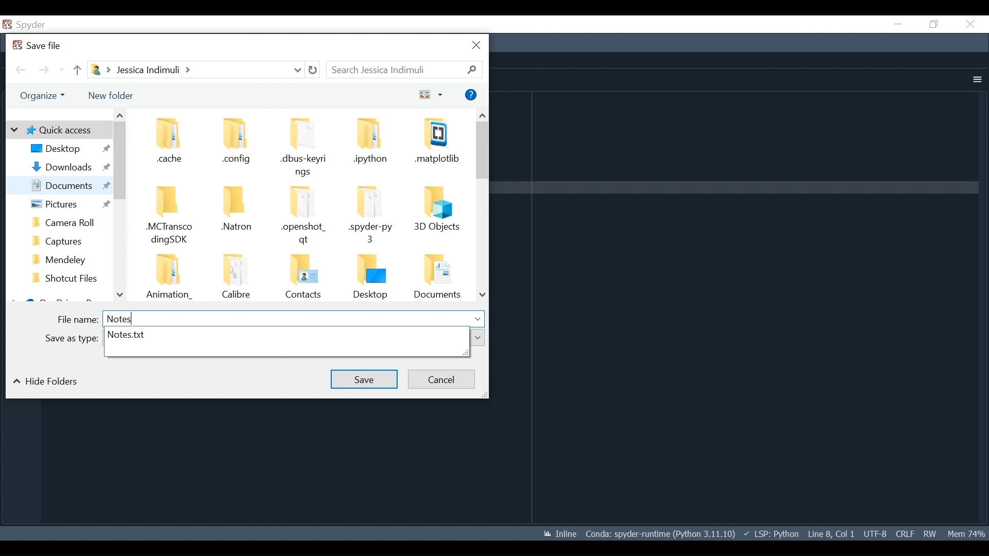  I want to click on Cursor Position, so click(831, 534).